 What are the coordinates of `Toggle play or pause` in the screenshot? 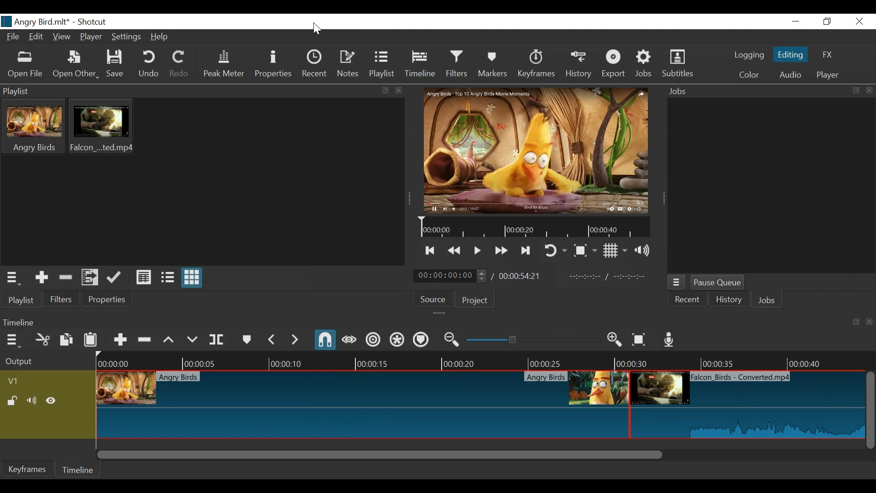 It's located at (478, 251).